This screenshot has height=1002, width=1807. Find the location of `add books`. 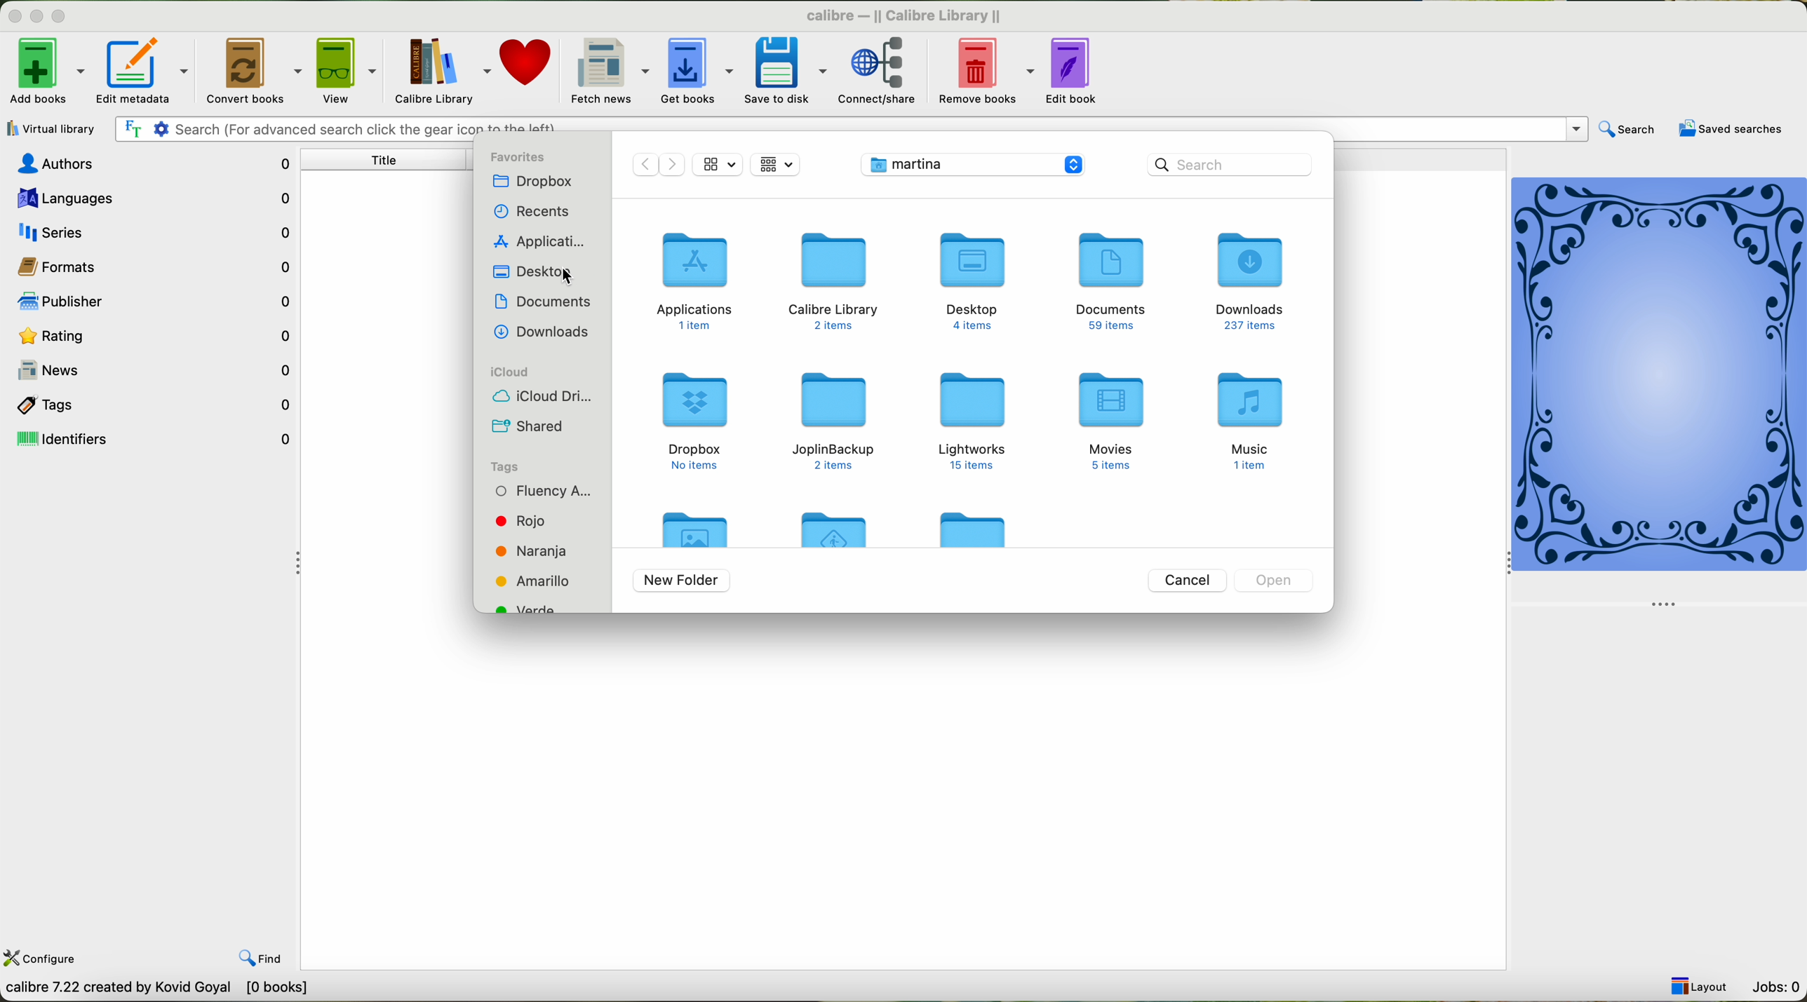

add books is located at coordinates (45, 69).